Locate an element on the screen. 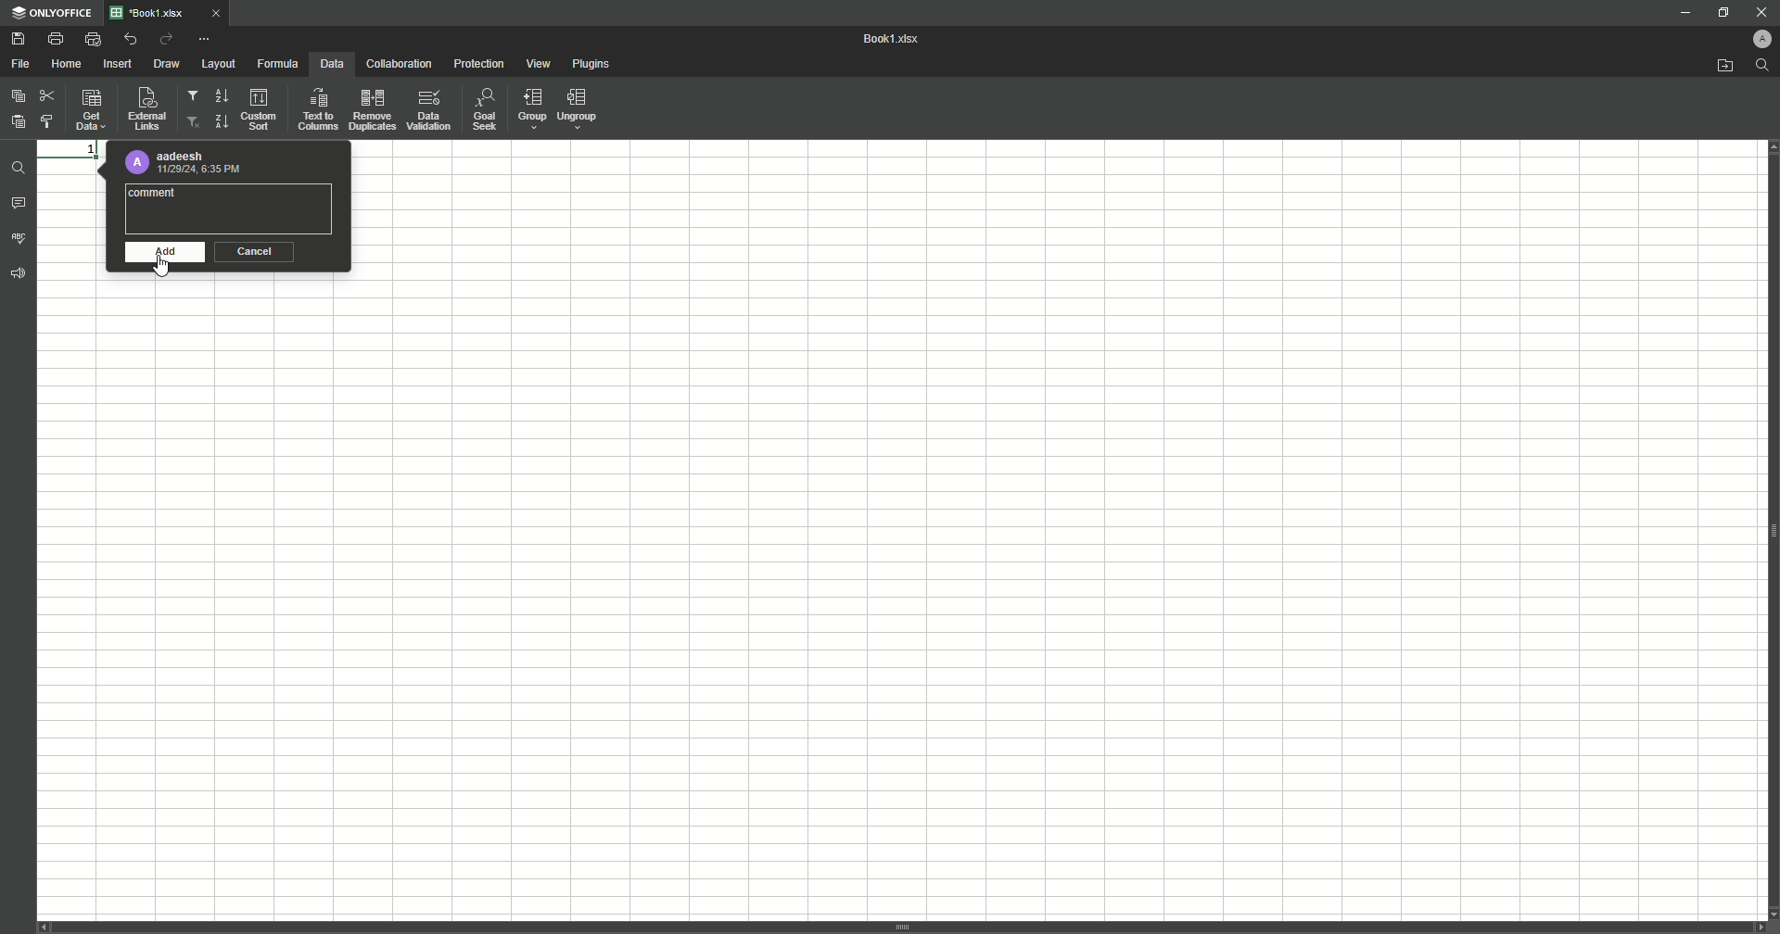  1 is located at coordinates (68, 147).